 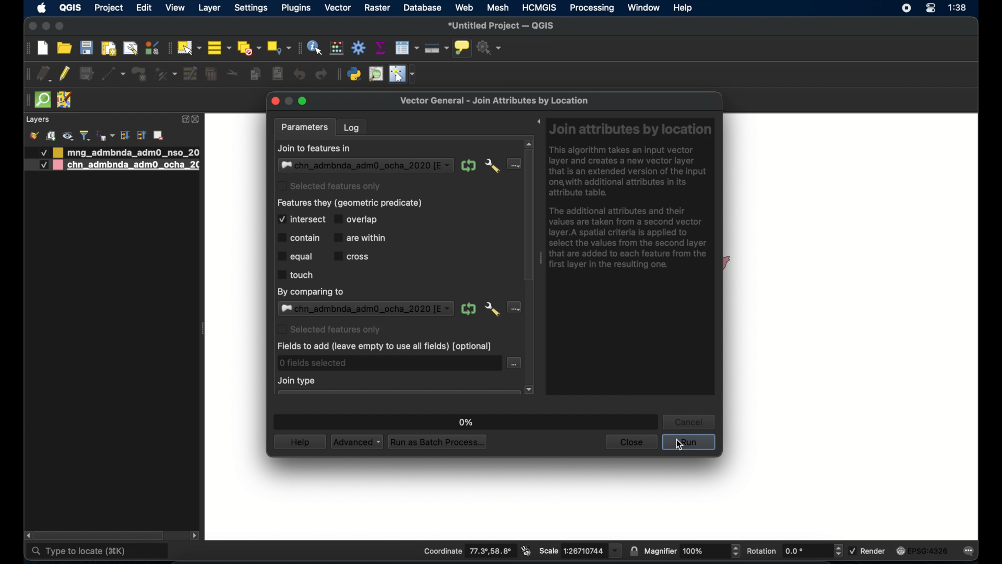 What do you see at coordinates (168, 48) in the screenshot?
I see `selection toolbar` at bounding box center [168, 48].